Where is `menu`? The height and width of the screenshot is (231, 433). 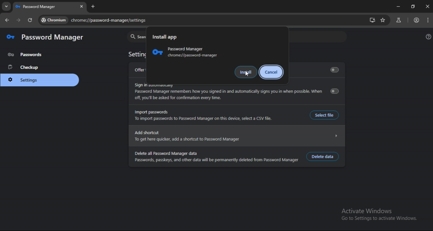
menu is located at coordinates (428, 20).